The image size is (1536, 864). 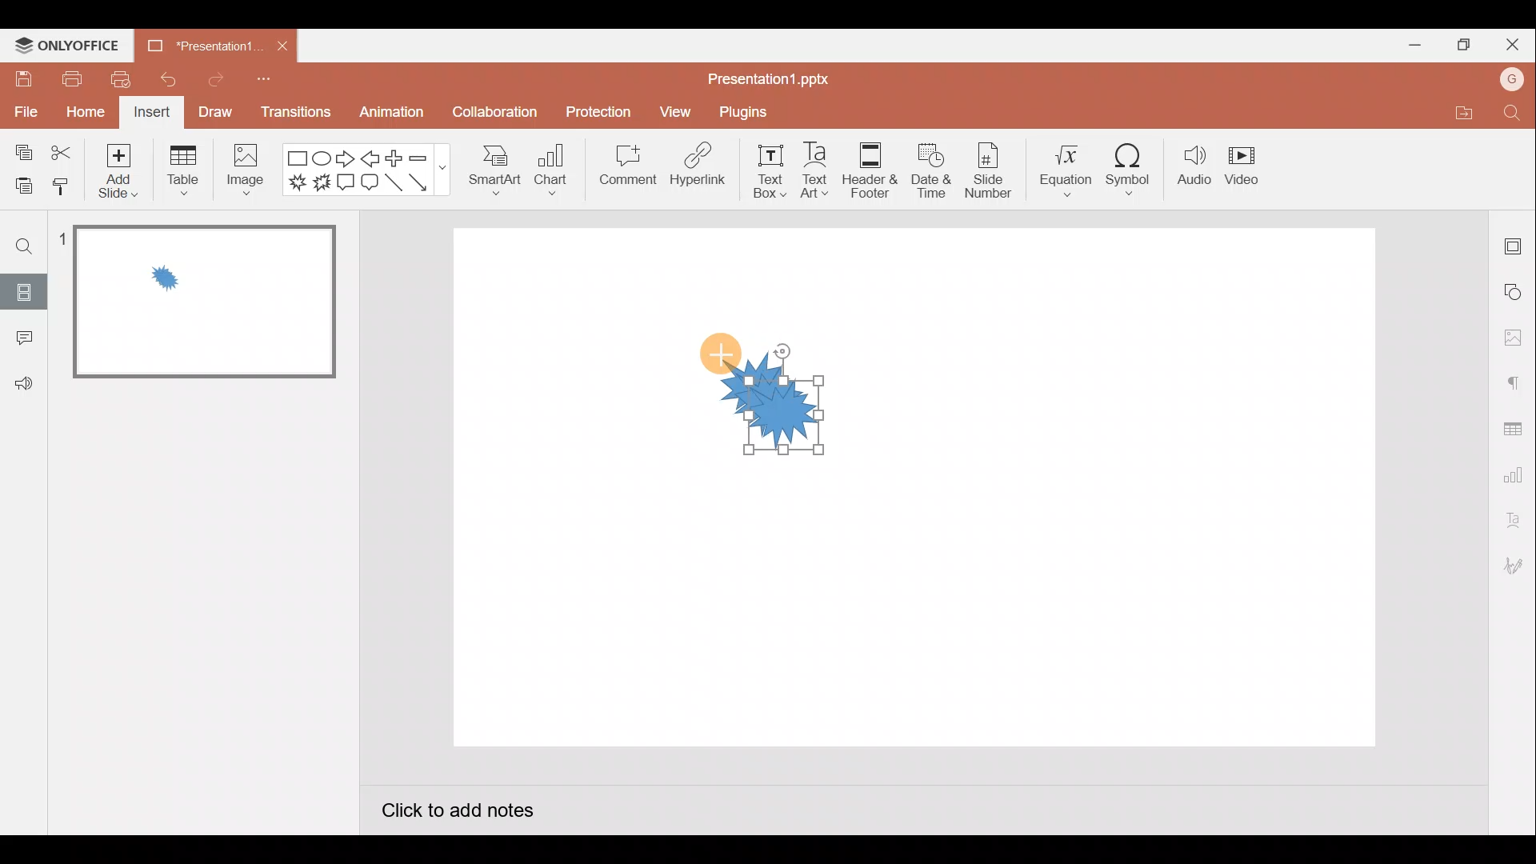 I want to click on Presentation1.pptx, so click(x=765, y=78).